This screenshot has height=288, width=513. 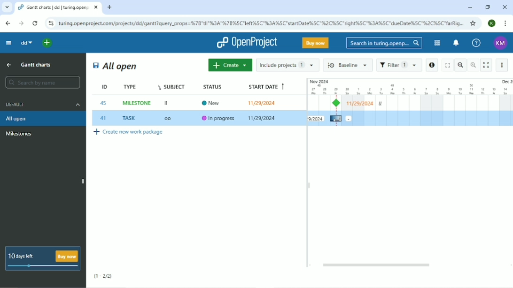 I want to click on Bookmark this tab, so click(x=474, y=23).